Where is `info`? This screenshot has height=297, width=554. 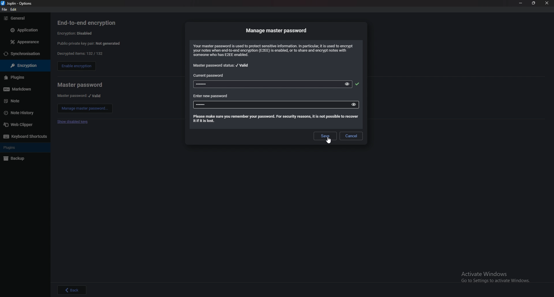
info is located at coordinates (275, 50).